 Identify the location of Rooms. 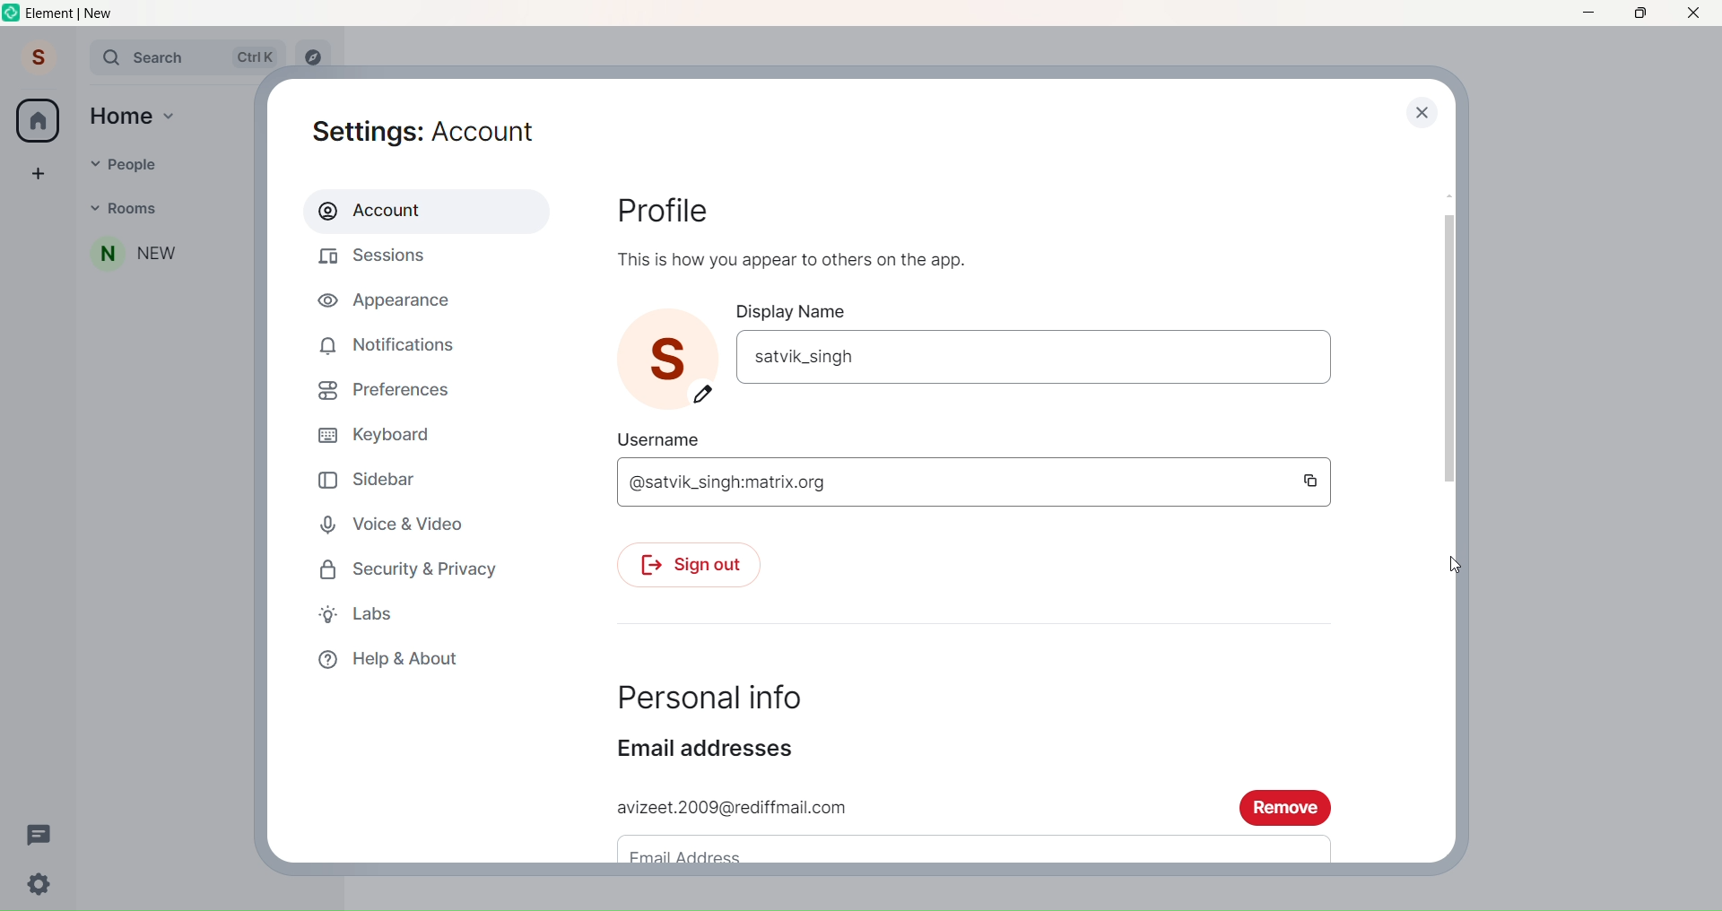
(176, 208).